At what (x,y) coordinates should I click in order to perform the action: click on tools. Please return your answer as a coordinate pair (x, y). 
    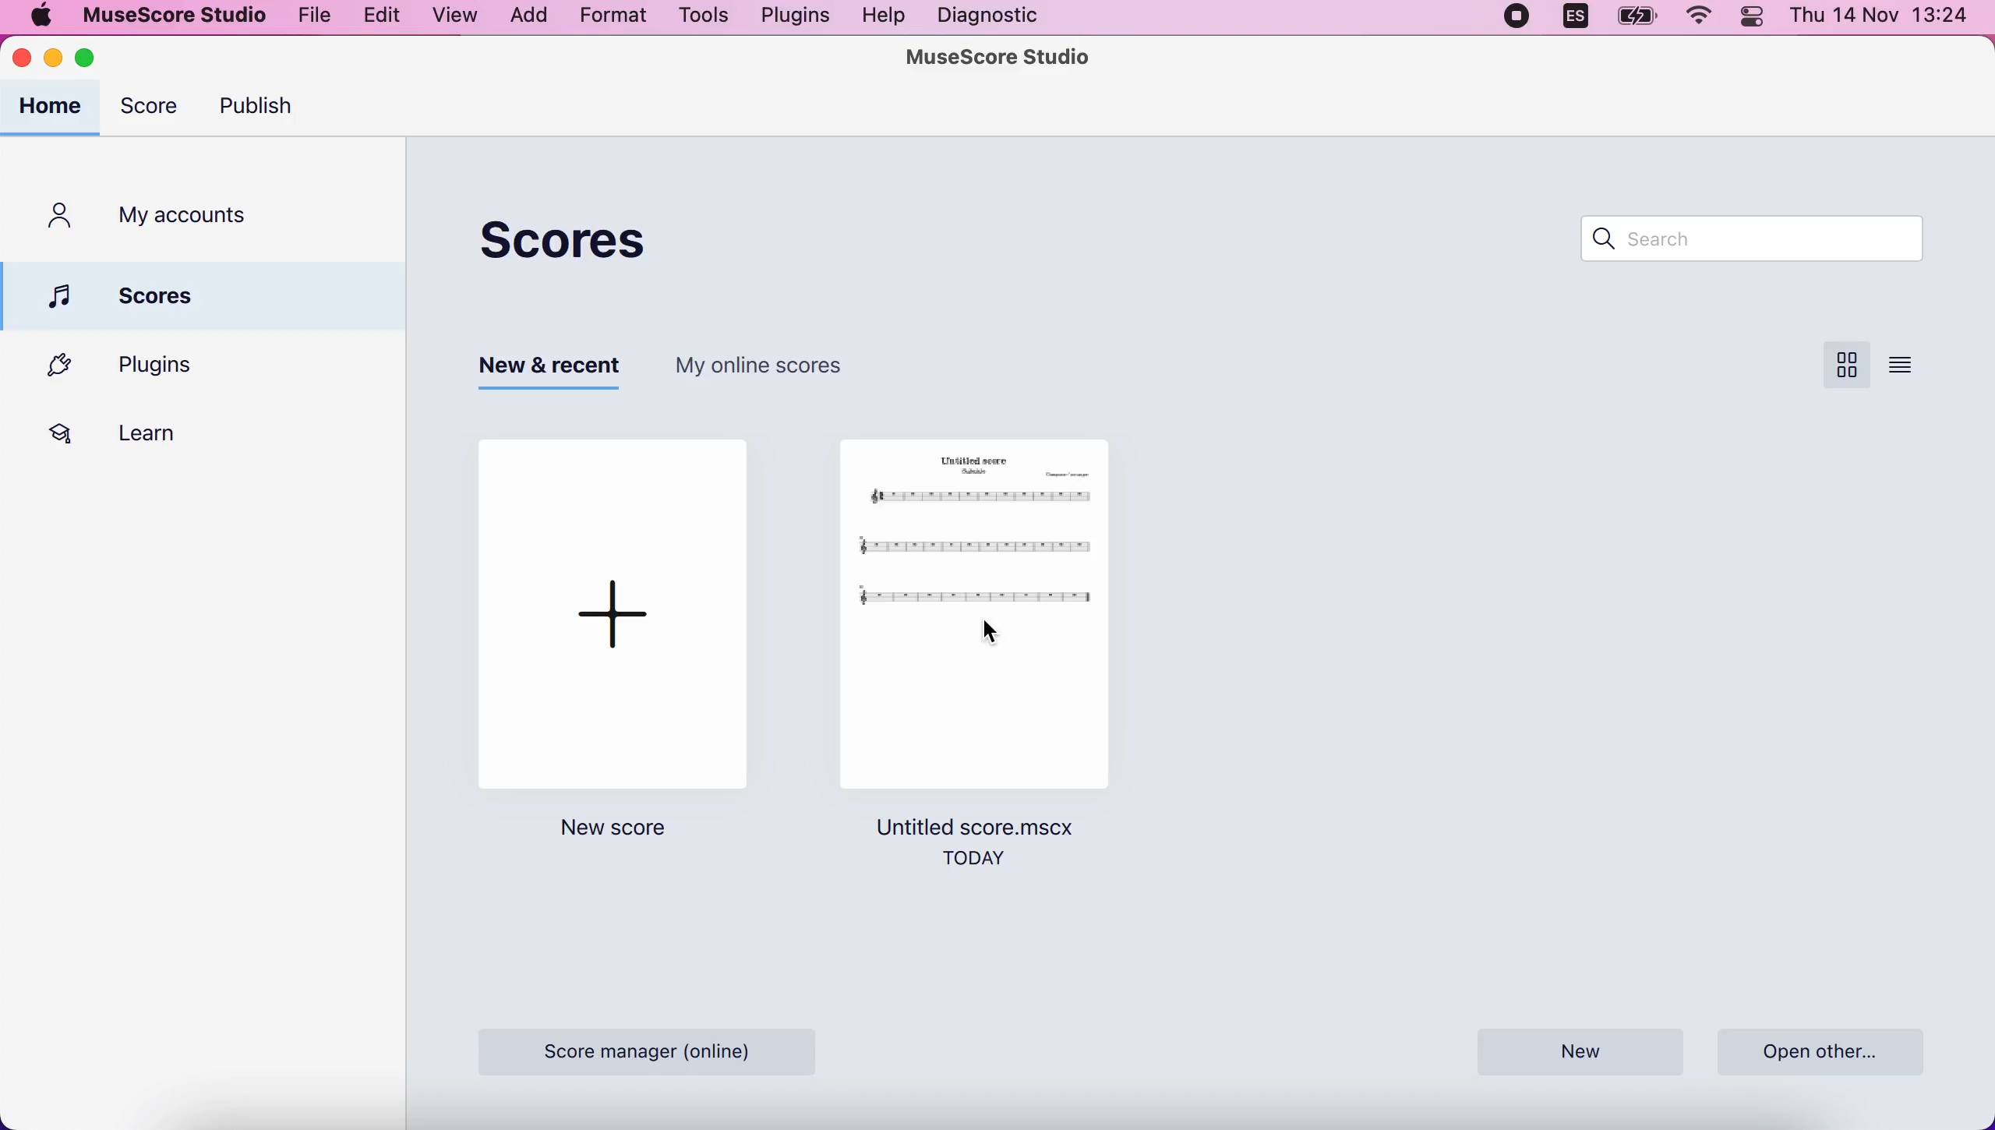
    Looking at the image, I should click on (698, 19).